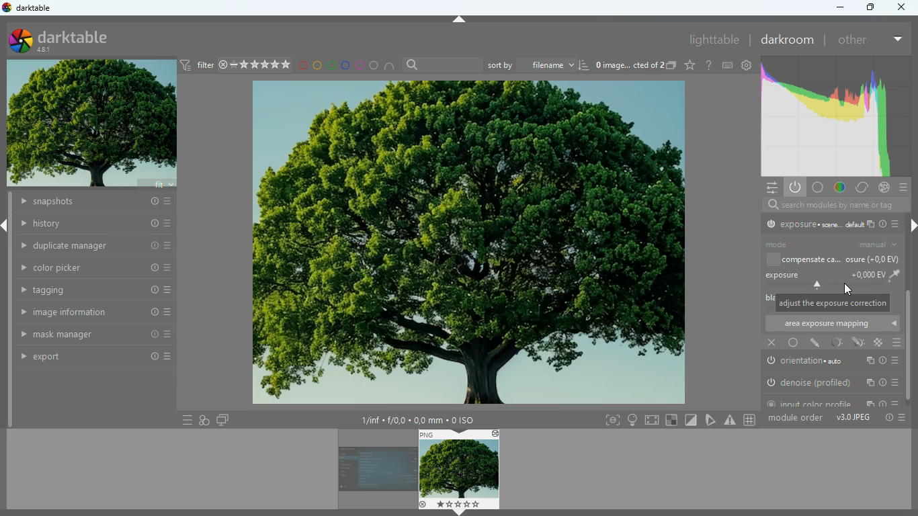 This screenshot has width=918, height=516. I want to click on settings, so click(709, 67).